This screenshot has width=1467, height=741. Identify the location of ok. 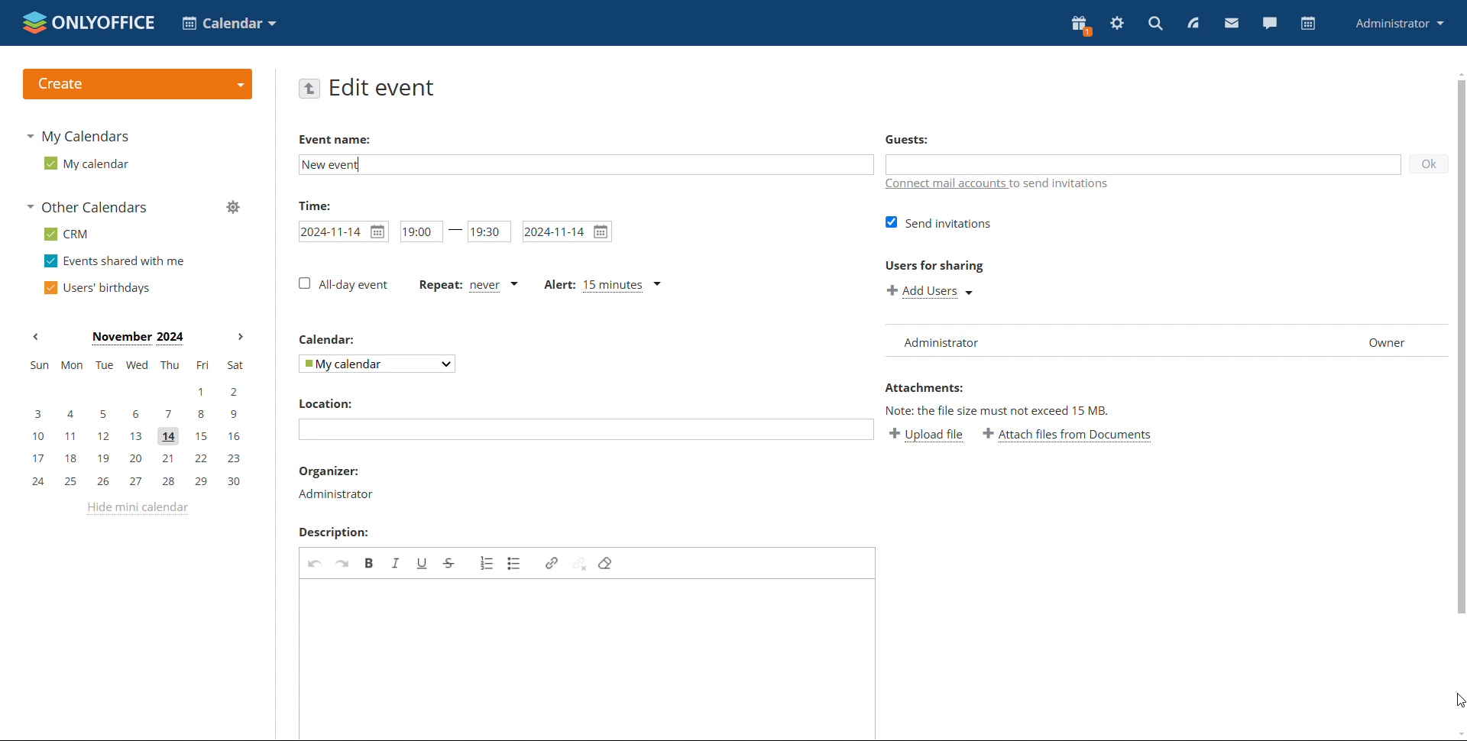
(1430, 165).